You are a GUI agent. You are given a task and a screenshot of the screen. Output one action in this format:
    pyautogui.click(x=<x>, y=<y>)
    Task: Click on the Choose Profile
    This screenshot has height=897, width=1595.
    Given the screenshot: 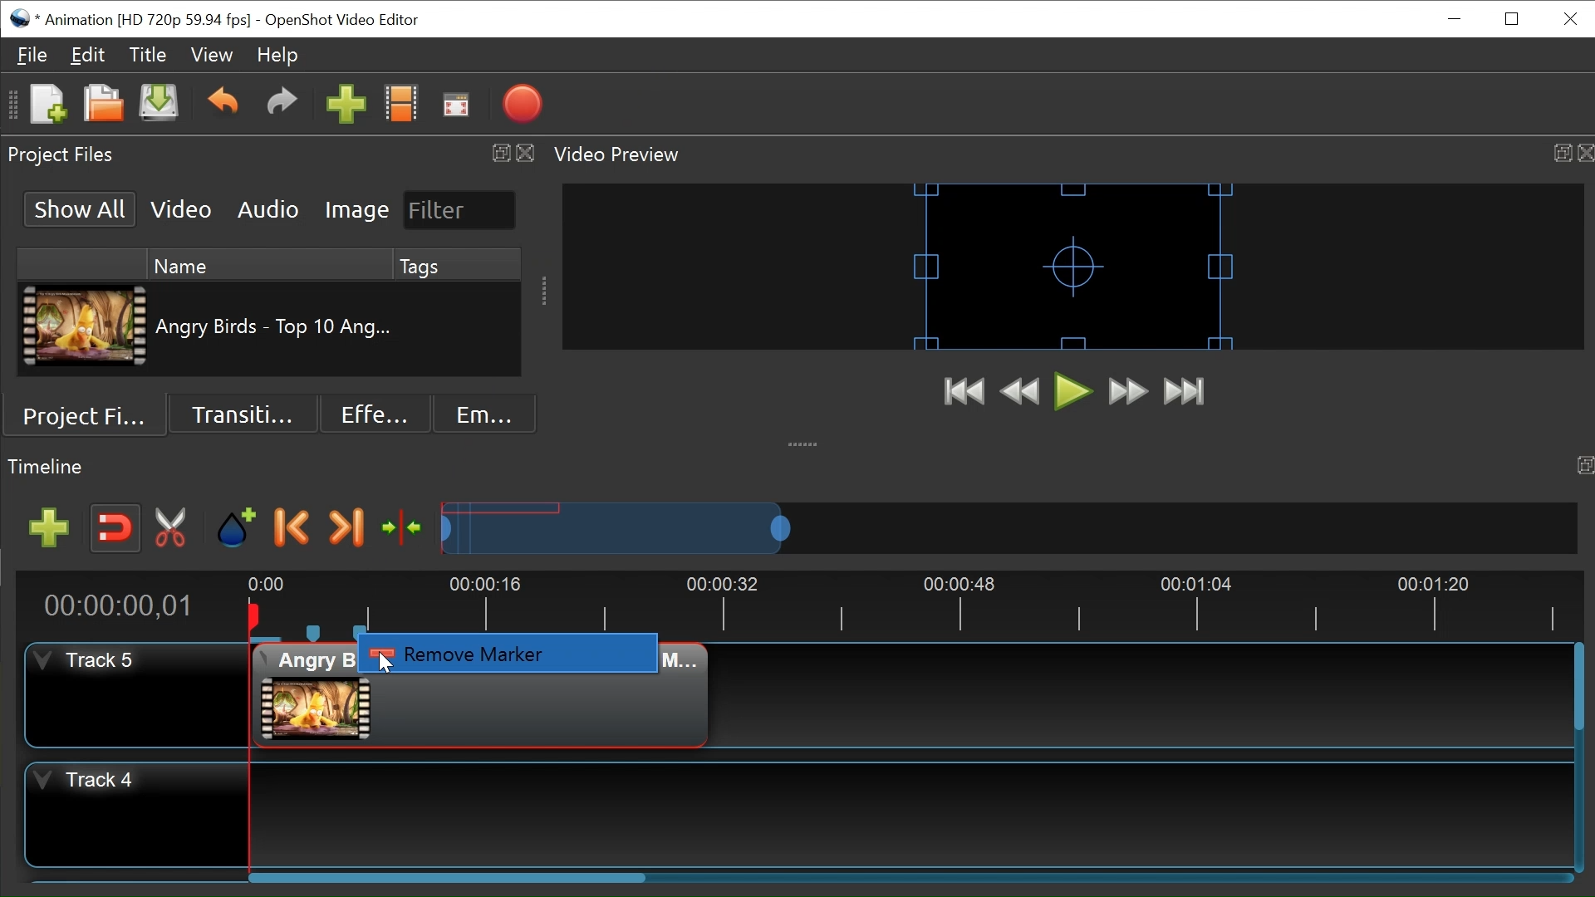 What is the action you would take?
    pyautogui.click(x=400, y=107)
    